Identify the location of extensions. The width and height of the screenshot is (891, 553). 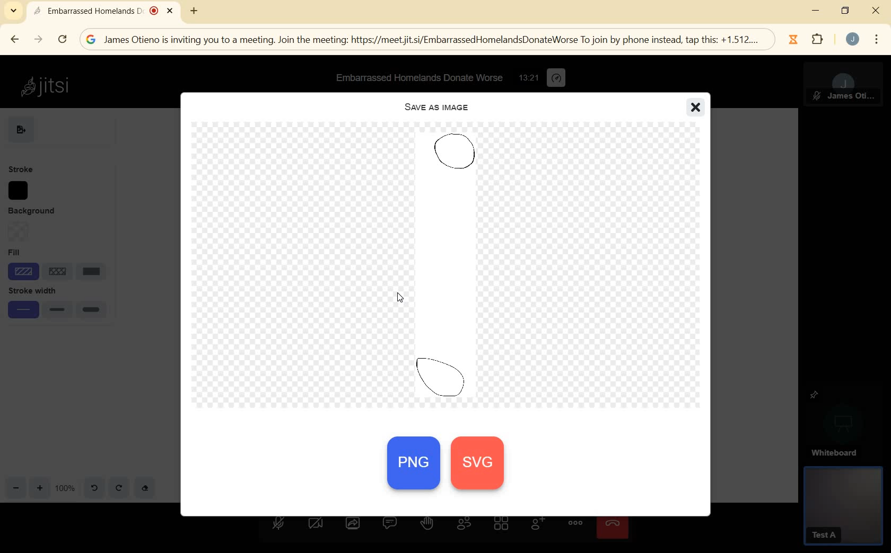
(818, 41).